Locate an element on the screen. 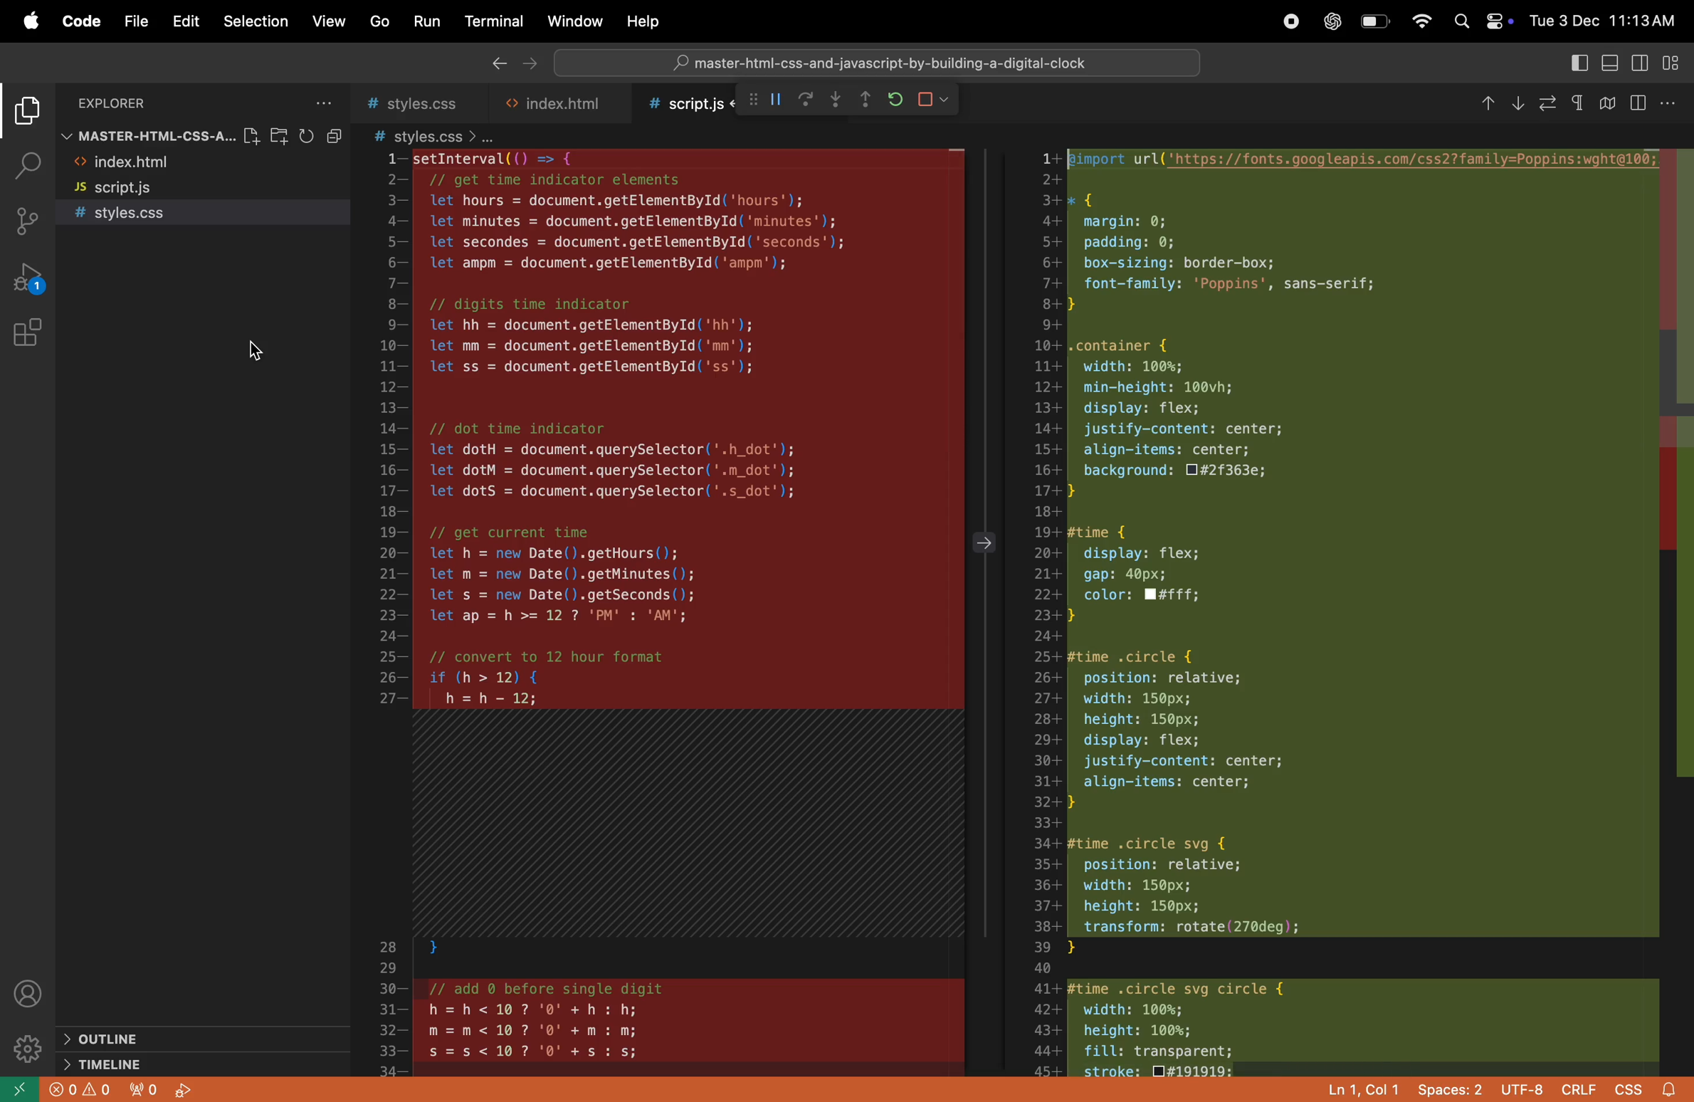  battery is located at coordinates (1372, 21).